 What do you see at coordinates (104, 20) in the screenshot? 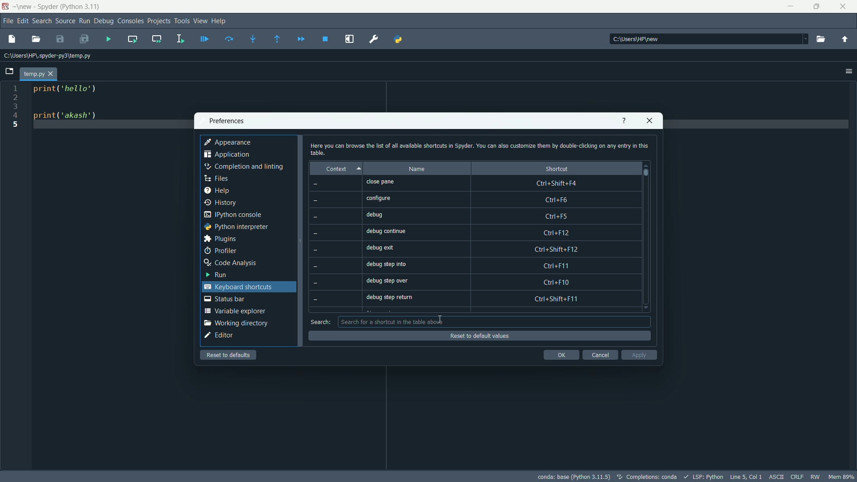
I see `debug menu` at bounding box center [104, 20].